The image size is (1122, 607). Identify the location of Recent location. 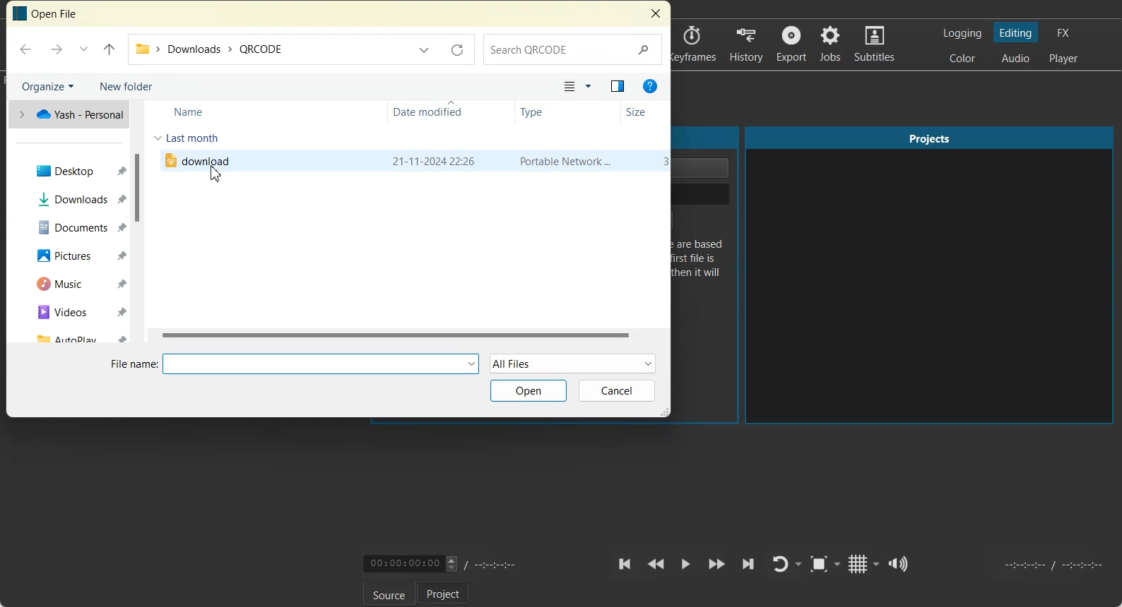
(83, 49).